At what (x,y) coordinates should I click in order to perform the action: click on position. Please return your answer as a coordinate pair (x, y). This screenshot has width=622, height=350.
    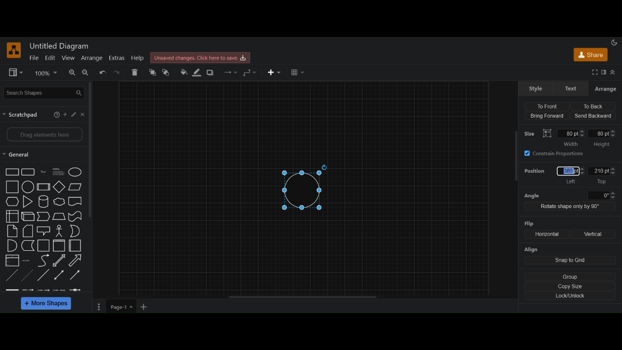
    Looking at the image, I should click on (536, 173).